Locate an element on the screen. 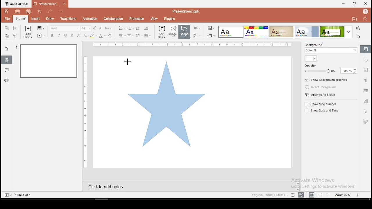 This screenshot has height=209, width=372. plugins is located at coordinates (170, 19).